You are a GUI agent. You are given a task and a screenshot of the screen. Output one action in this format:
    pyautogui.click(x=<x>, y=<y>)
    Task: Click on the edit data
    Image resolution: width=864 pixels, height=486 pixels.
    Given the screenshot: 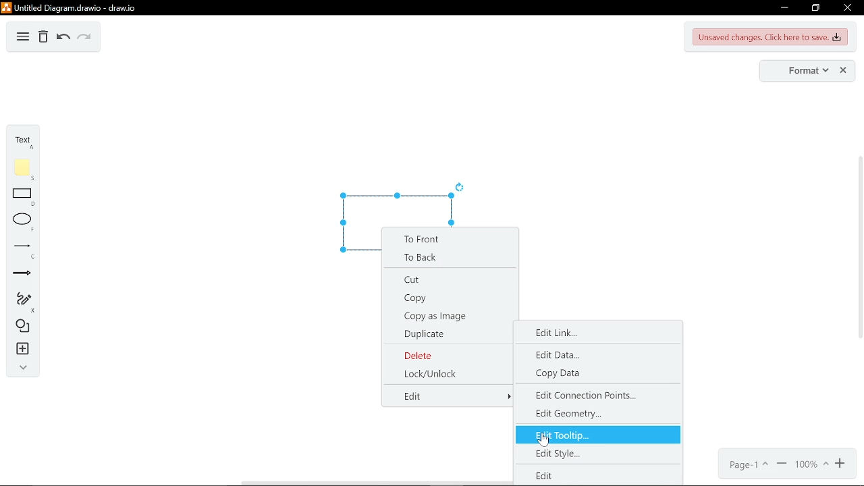 What is the action you would take?
    pyautogui.click(x=557, y=357)
    